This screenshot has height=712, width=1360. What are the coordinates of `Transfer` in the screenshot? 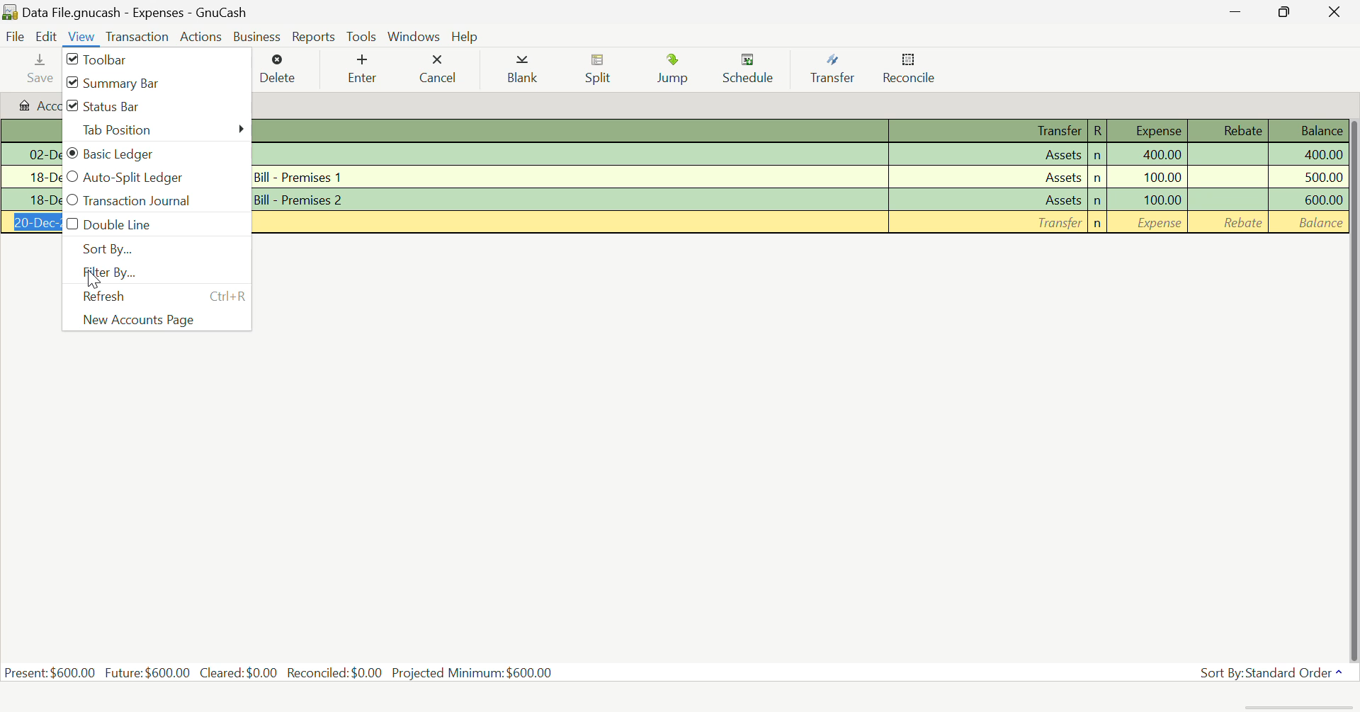 It's located at (987, 222).